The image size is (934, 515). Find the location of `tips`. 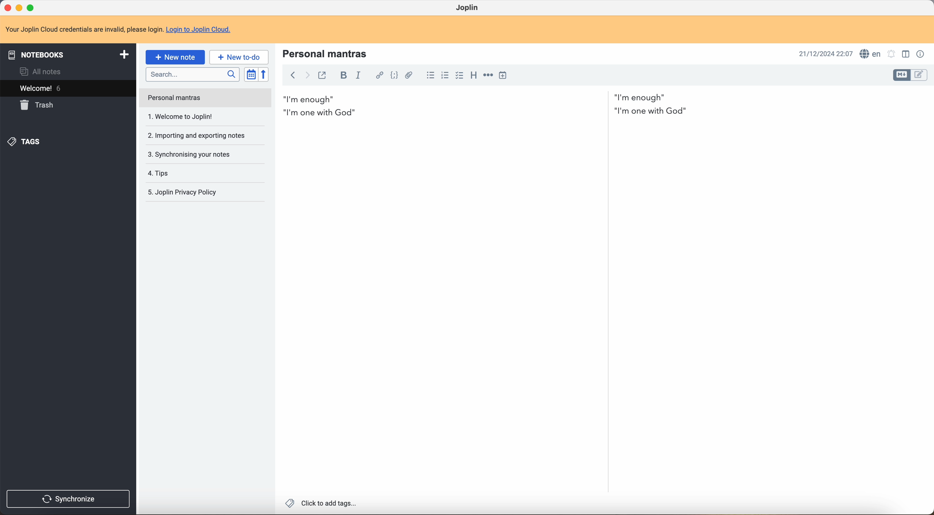

tips is located at coordinates (187, 155).